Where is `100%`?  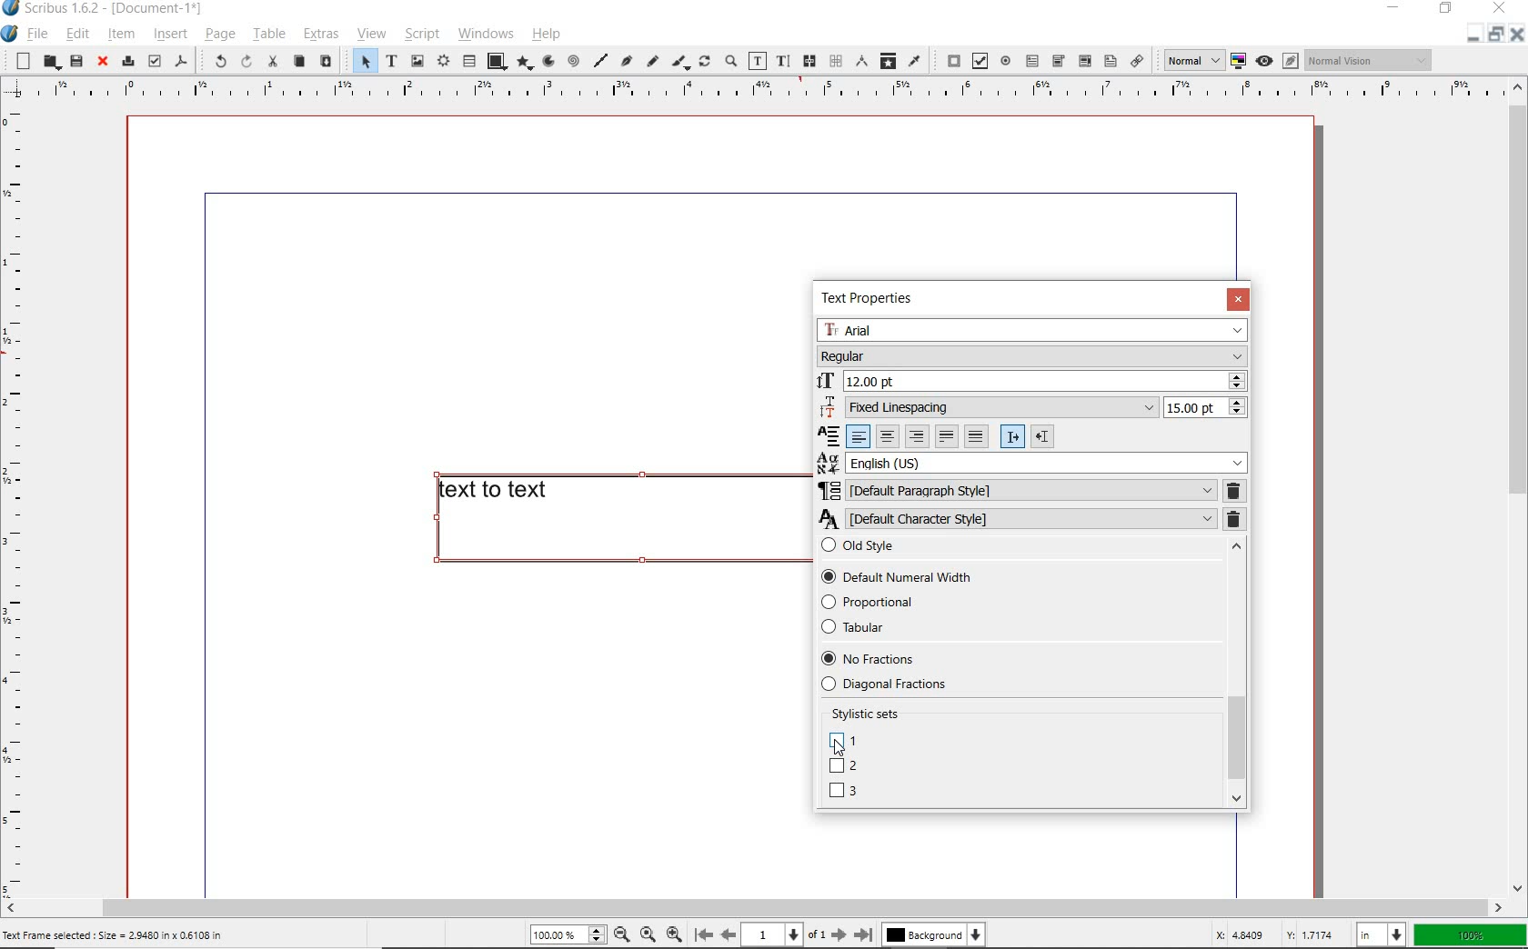 100% is located at coordinates (565, 935).